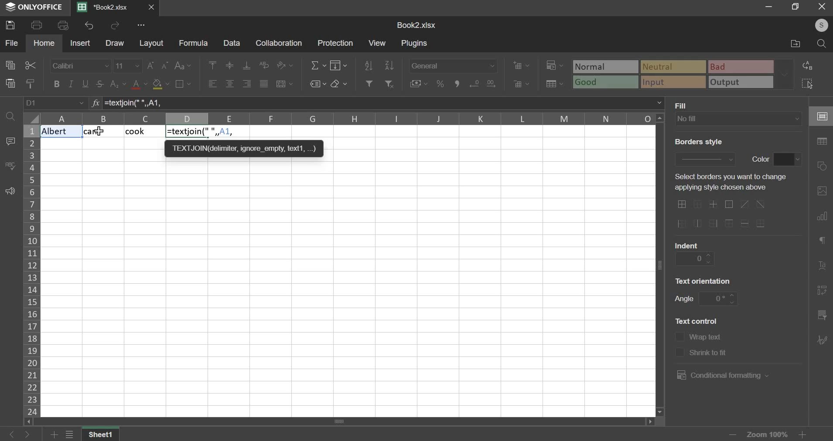 The height and width of the screenshot is (441, 833). I want to click on maximize, so click(792, 6).